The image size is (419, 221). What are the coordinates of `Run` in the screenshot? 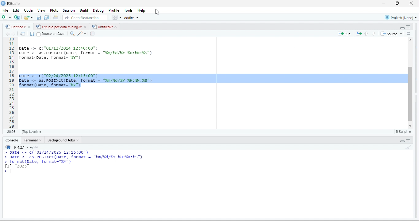 It's located at (346, 34).